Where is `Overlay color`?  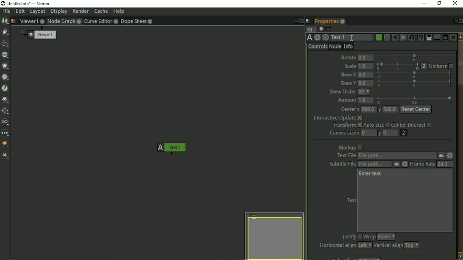
Overlay color is located at coordinates (387, 38).